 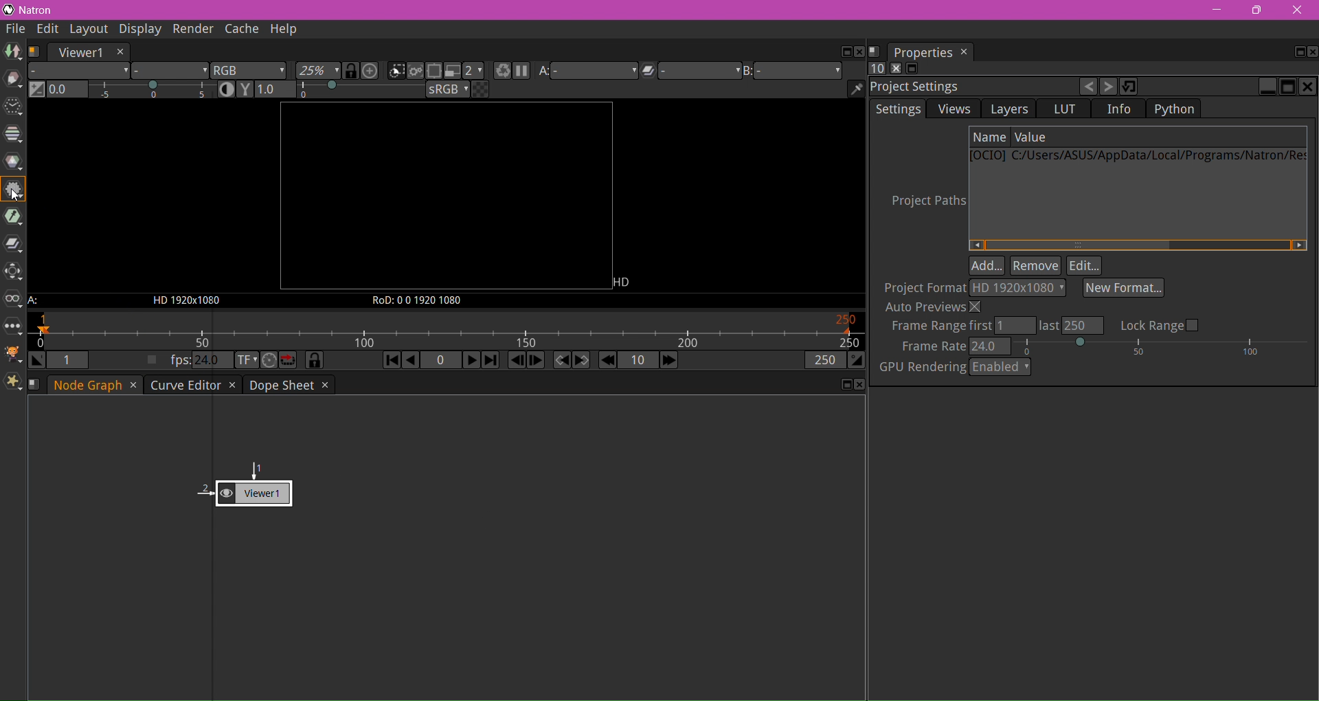 I want to click on GMIC, so click(x=14, y=355).